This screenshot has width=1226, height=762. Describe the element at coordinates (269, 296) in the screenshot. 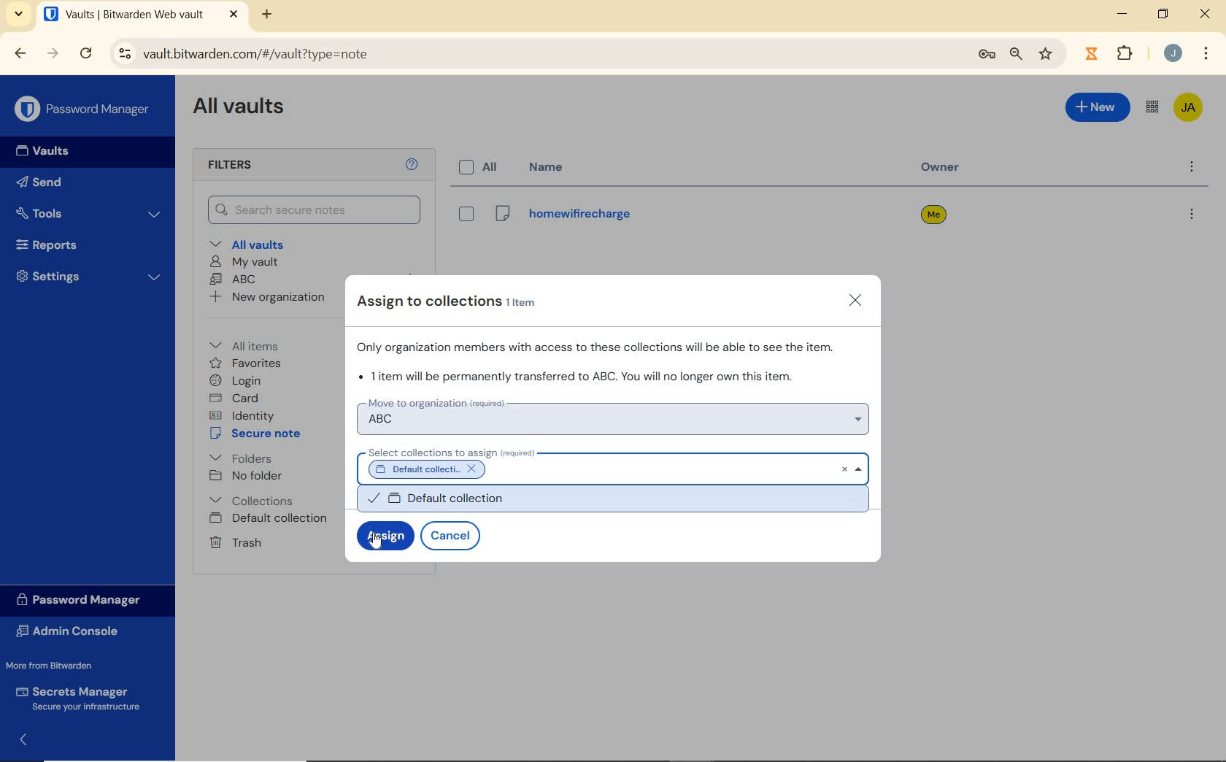

I see `New organization` at that location.